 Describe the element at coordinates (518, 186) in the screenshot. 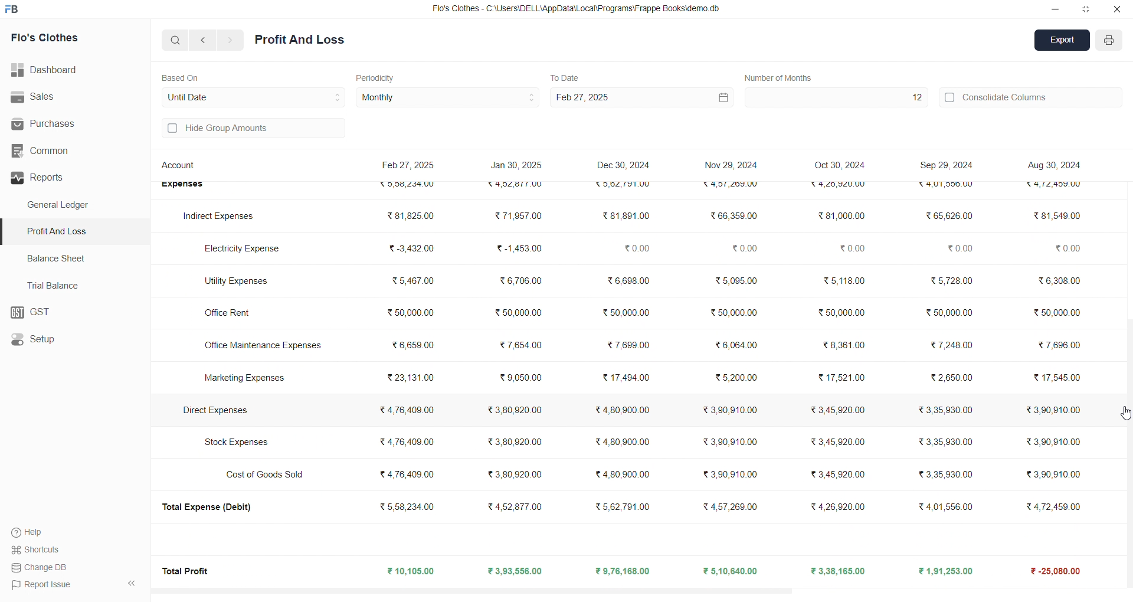

I see `₹4,52,877.00` at that location.